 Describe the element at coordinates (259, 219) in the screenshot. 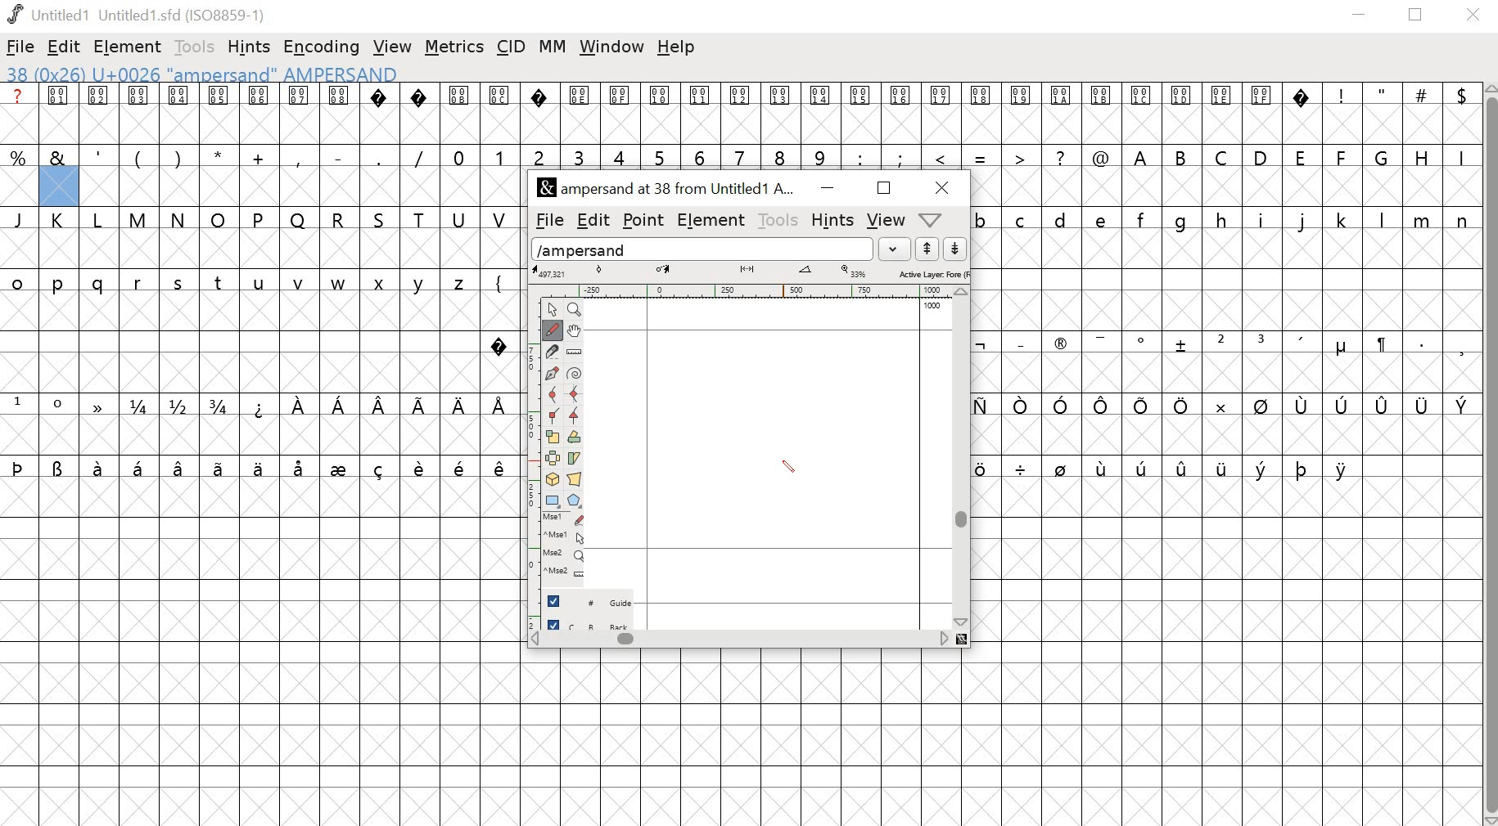

I see `P` at that location.